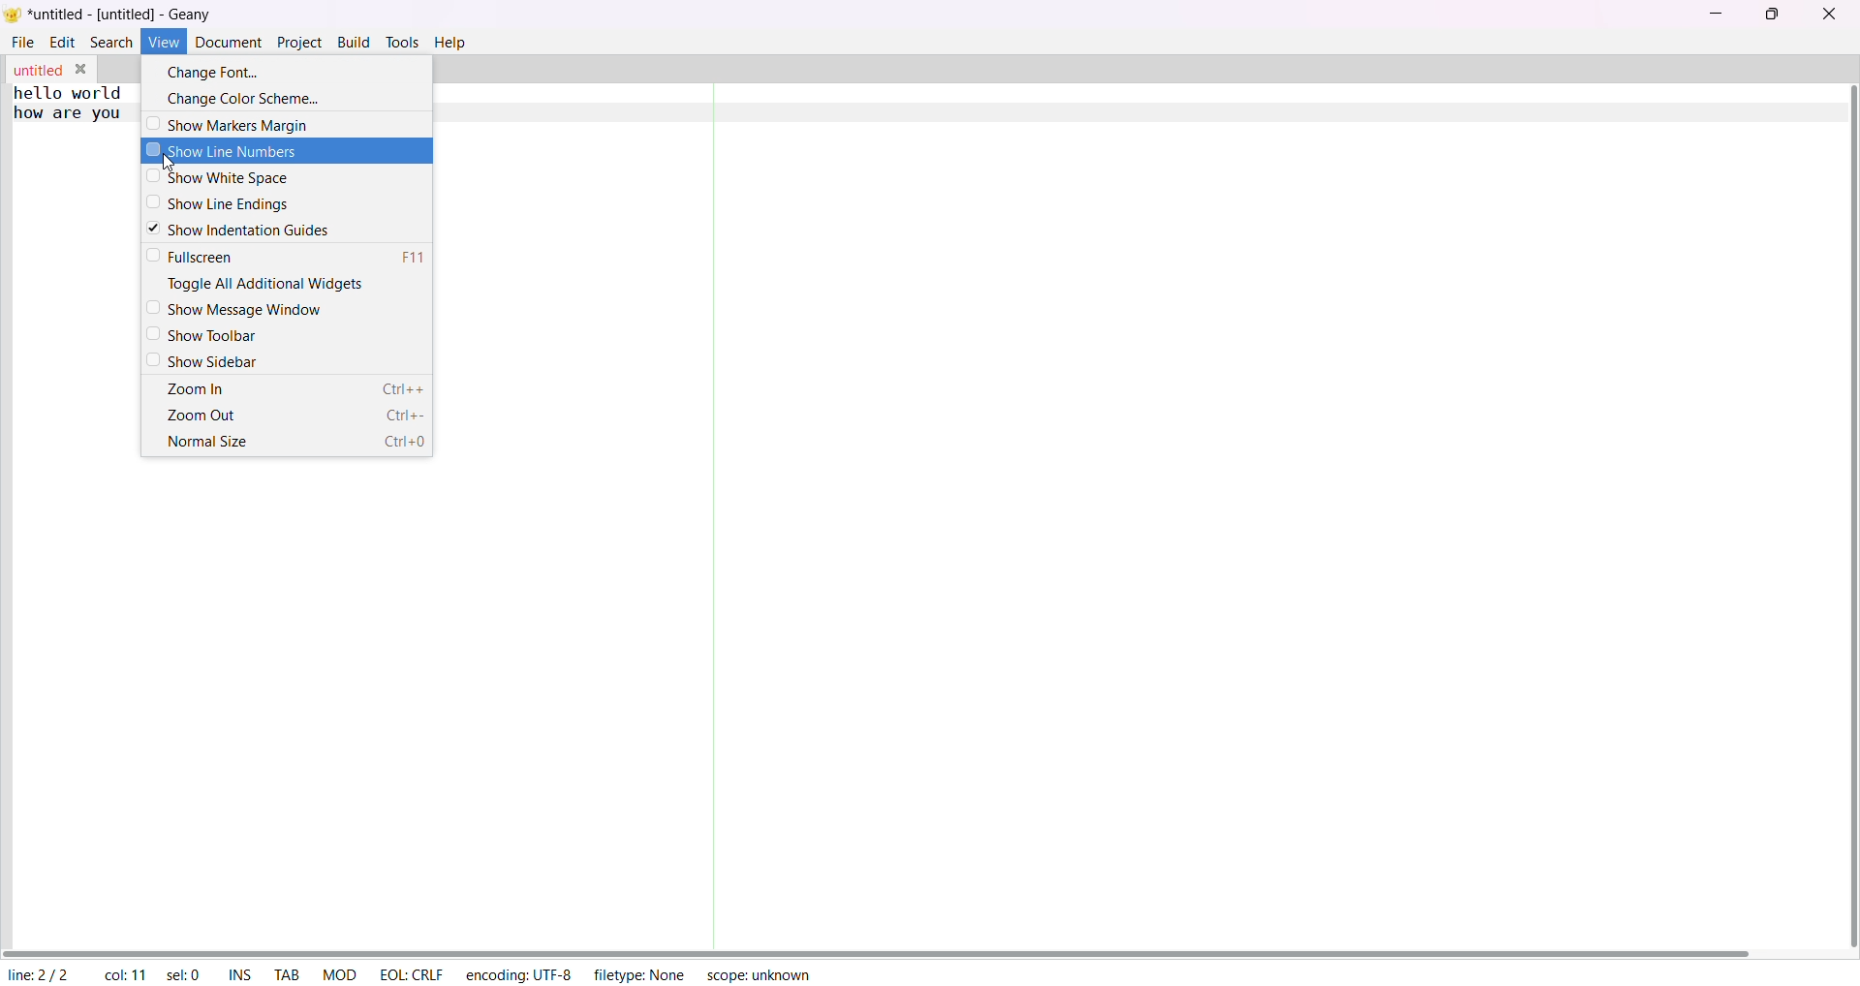 The image size is (1860, 986). I want to click on edit, so click(60, 41).